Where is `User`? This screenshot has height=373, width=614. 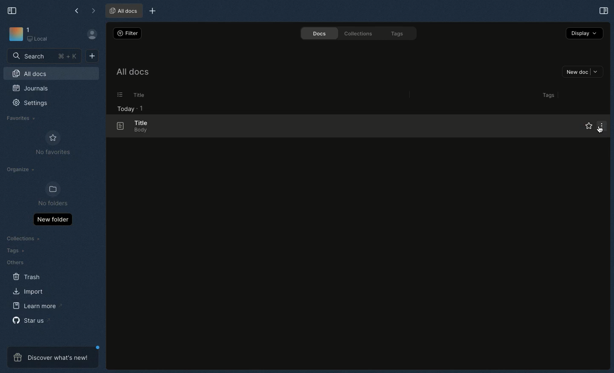 User is located at coordinates (96, 35).